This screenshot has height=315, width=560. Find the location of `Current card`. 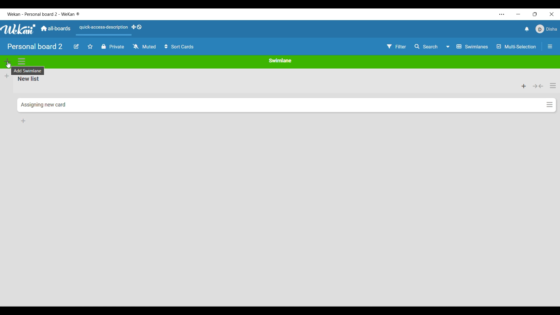

Current card is located at coordinates (280, 105).